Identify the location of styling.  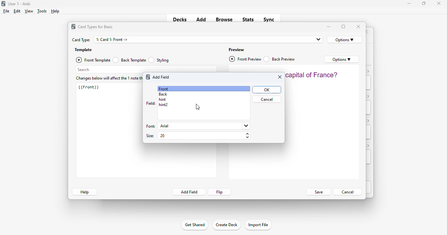
(159, 60).